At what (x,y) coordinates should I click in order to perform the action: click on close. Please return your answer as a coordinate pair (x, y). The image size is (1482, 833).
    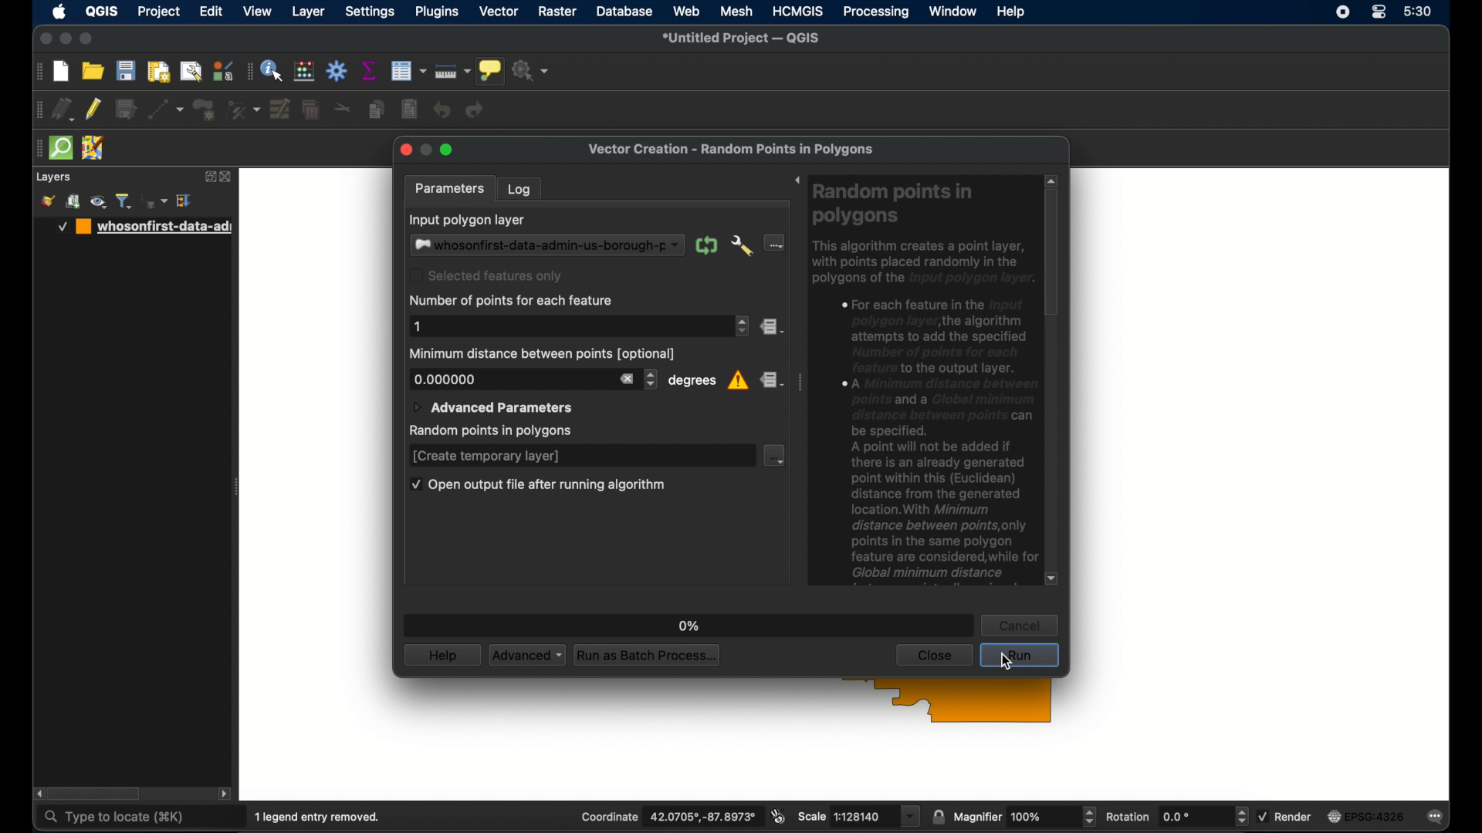
    Looking at the image, I should click on (228, 177).